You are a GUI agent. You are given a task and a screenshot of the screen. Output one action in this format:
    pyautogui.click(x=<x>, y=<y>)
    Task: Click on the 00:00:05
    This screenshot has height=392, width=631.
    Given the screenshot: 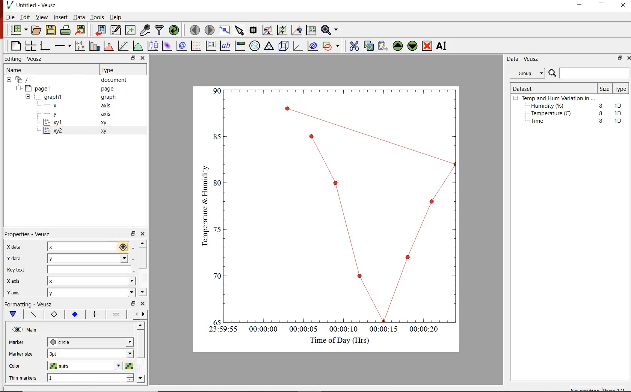 What is the action you would take?
    pyautogui.click(x=301, y=331)
    